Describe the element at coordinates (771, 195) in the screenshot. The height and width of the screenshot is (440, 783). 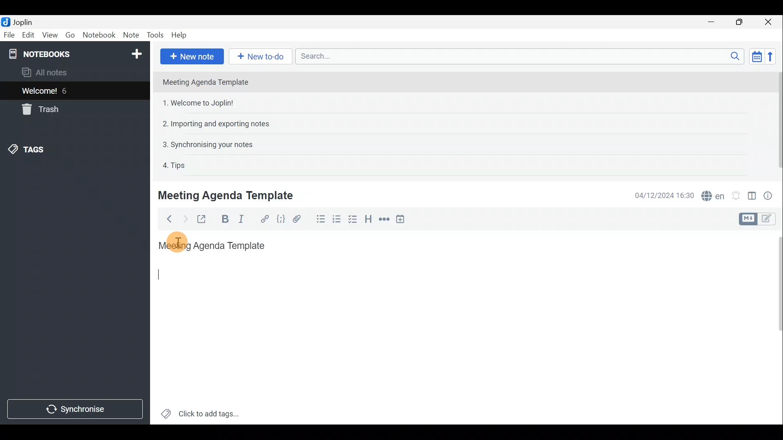
I see `Note properties` at that location.